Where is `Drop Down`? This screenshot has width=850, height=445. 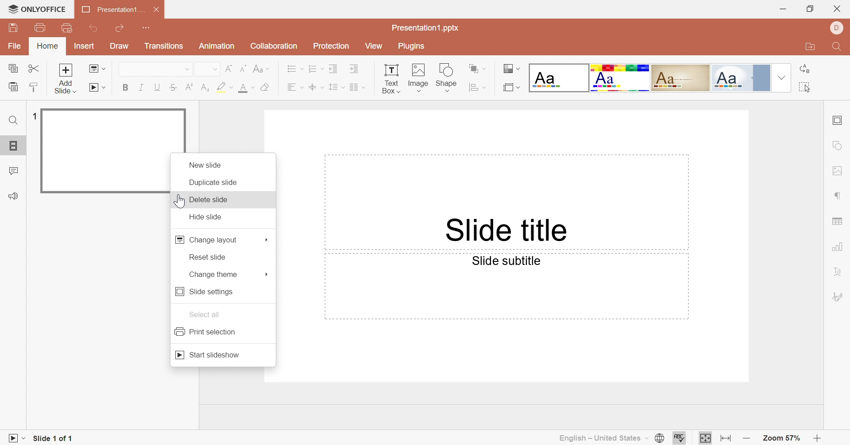 Drop Down is located at coordinates (105, 88).